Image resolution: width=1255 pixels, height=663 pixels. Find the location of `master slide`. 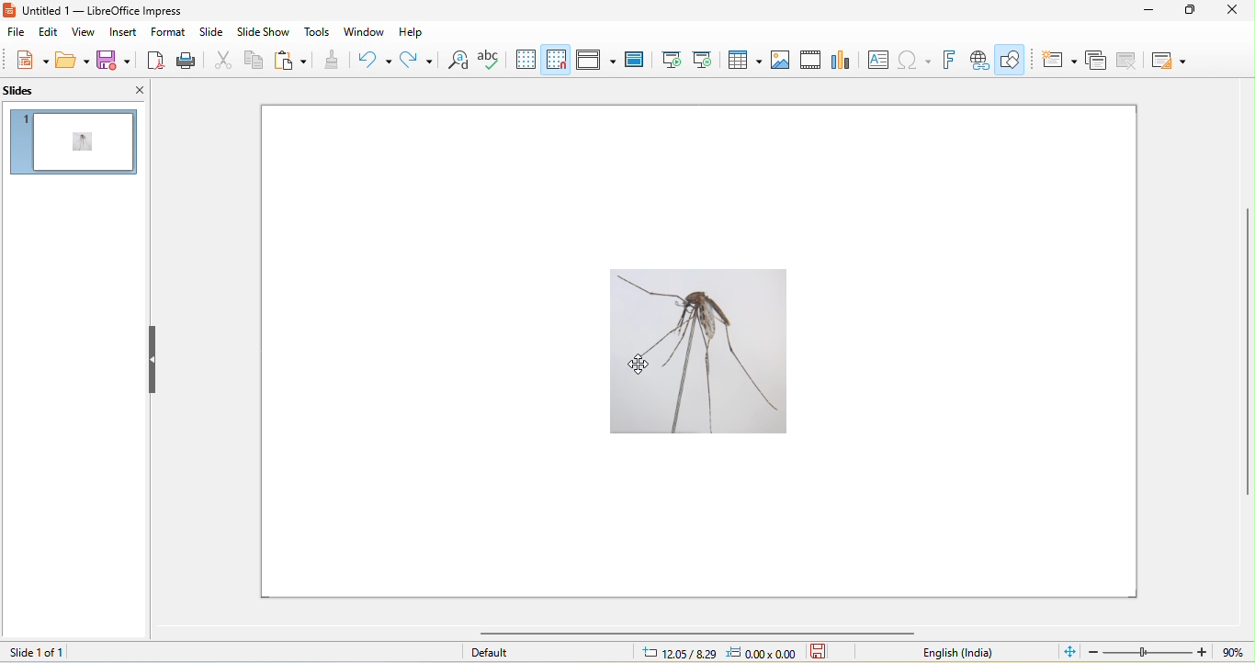

master slide is located at coordinates (634, 59).